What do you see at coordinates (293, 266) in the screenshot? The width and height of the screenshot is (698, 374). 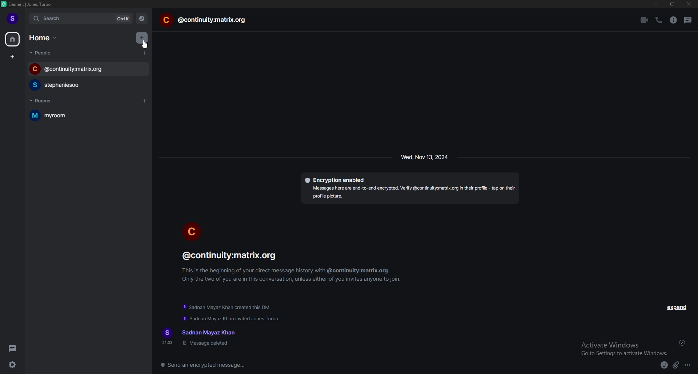 I see `info` at bounding box center [293, 266].